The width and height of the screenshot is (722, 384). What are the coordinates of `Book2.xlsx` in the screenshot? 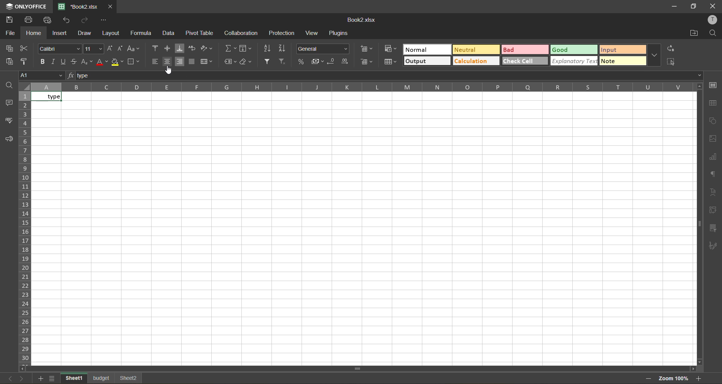 It's located at (362, 21).